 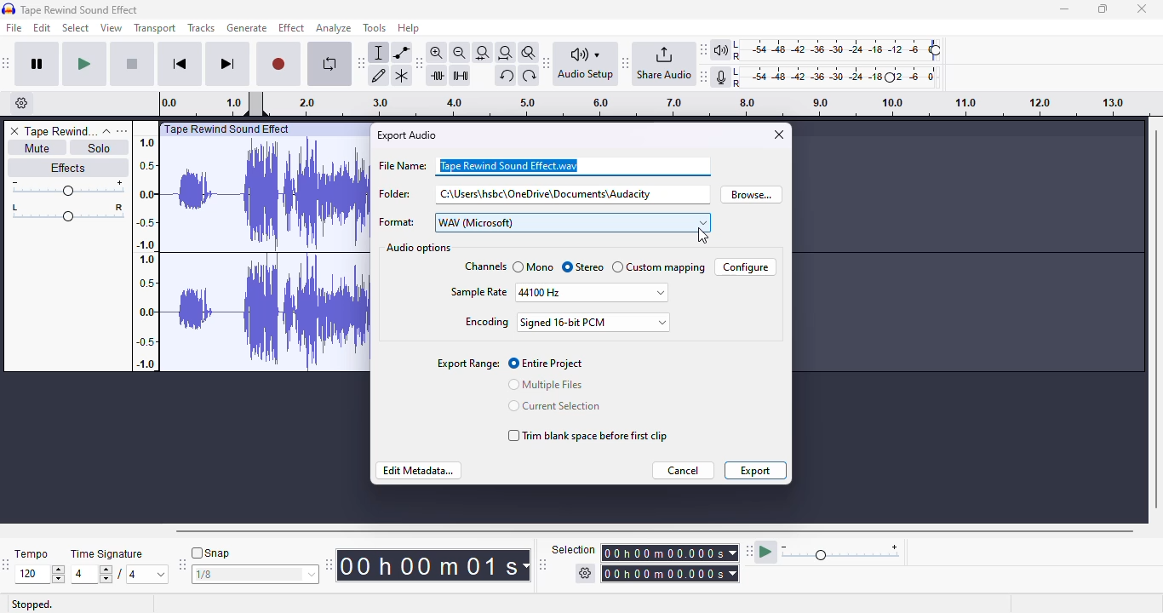 I want to click on skip to start, so click(x=181, y=64).